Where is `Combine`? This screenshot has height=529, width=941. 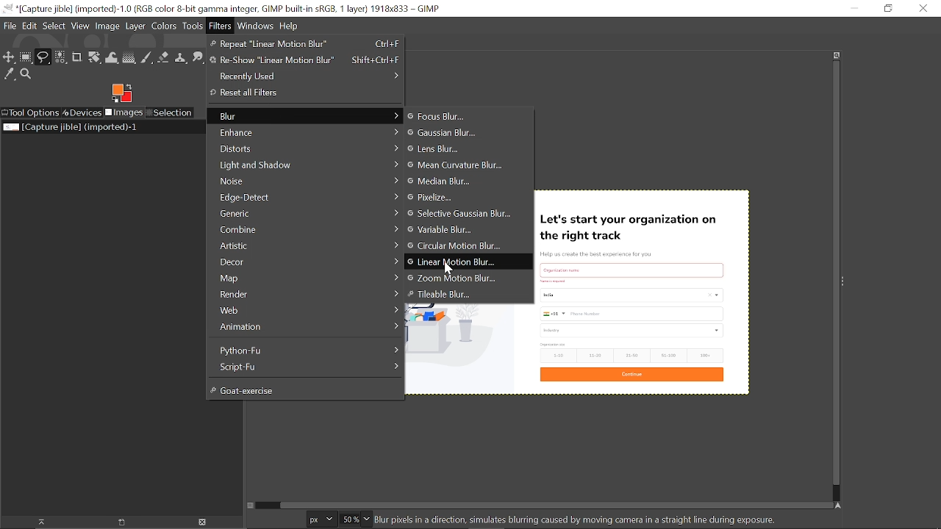 Combine is located at coordinates (303, 229).